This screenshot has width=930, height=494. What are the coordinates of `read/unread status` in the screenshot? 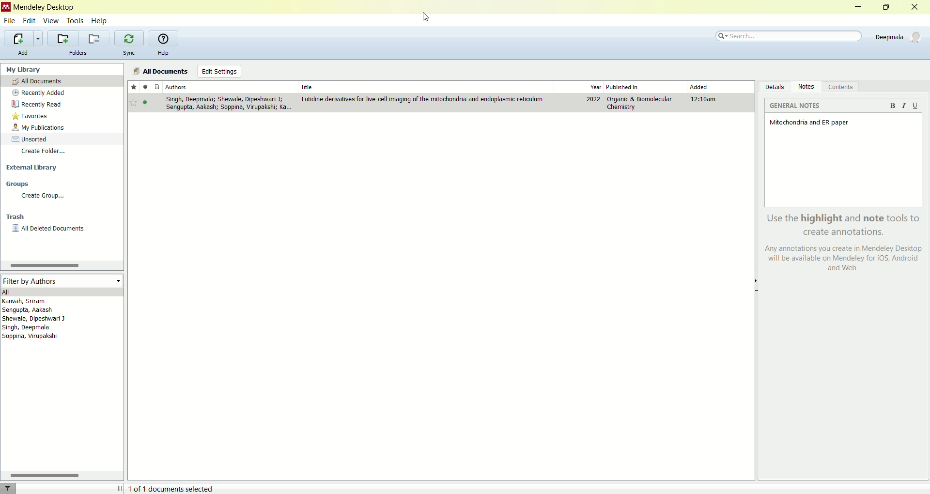 It's located at (145, 88).